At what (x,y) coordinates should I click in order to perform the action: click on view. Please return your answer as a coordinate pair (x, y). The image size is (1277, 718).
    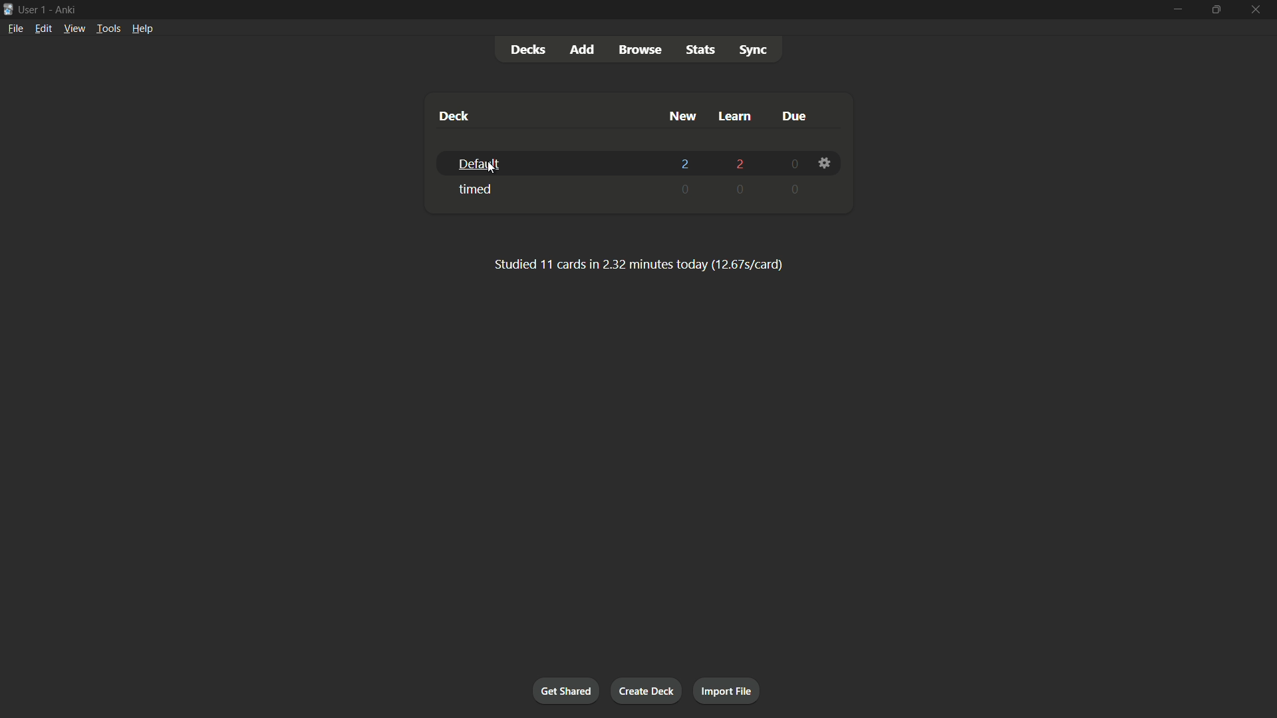
    Looking at the image, I should click on (74, 28).